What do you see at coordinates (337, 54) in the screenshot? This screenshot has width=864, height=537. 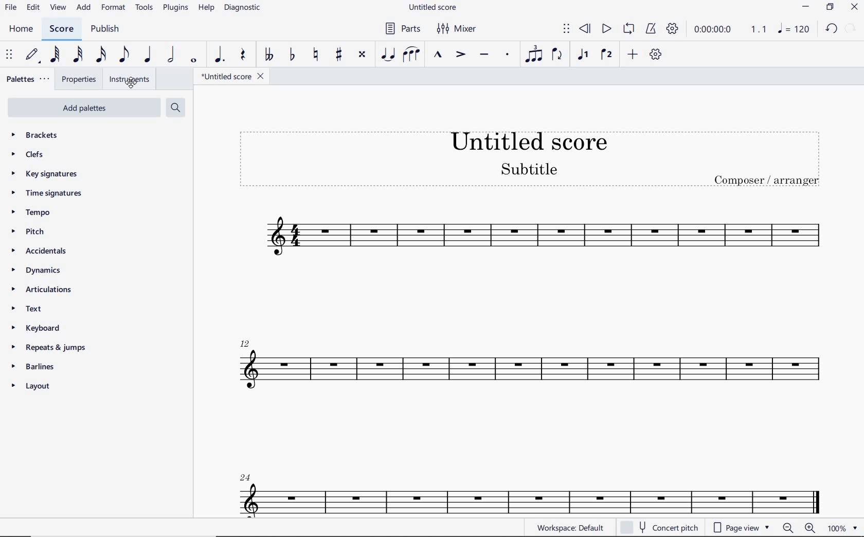 I see `TOGGLE SHARP` at bounding box center [337, 54].